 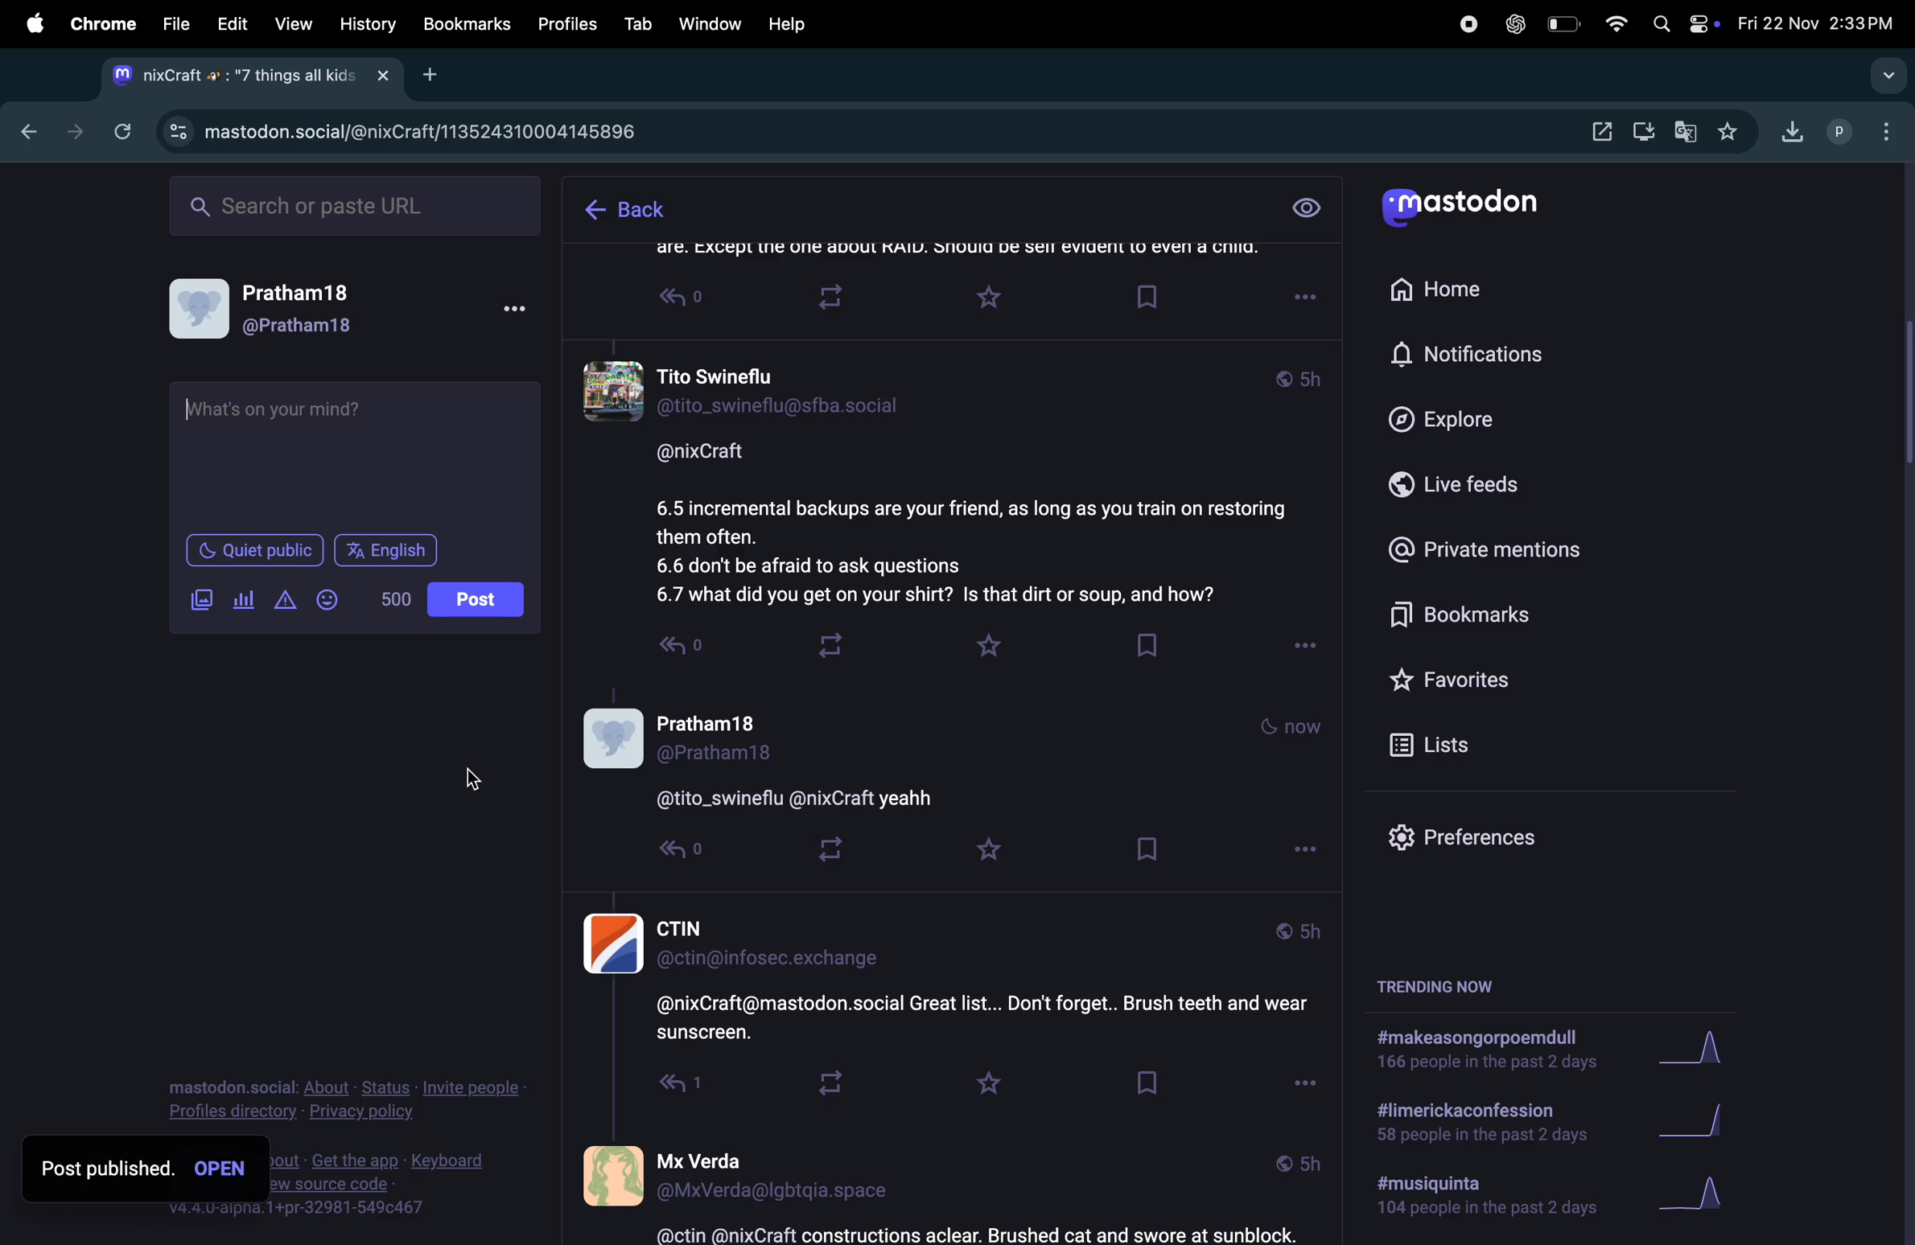 What do you see at coordinates (986, 647) in the screenshot?
I see `favourites` at bounding box center [986, 647].